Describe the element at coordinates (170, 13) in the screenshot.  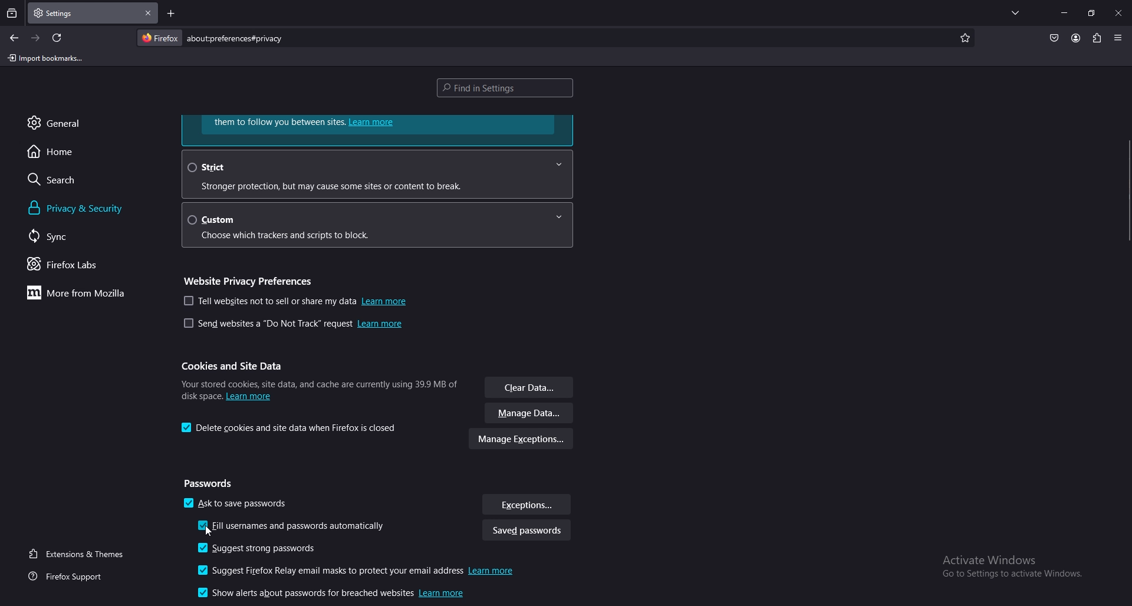
I see `add tab` at that location.